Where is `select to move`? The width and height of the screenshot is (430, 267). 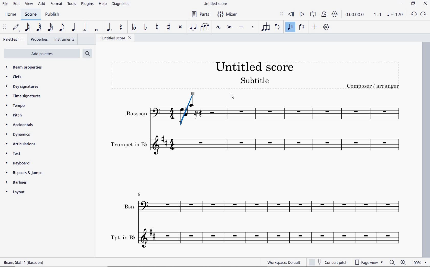
select to move is located at coordinates (5, 28).